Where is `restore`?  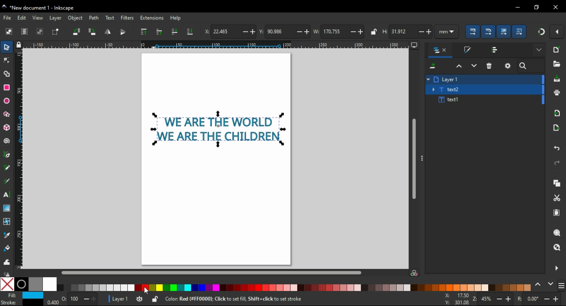
restore is located at coordinates (535, 7).